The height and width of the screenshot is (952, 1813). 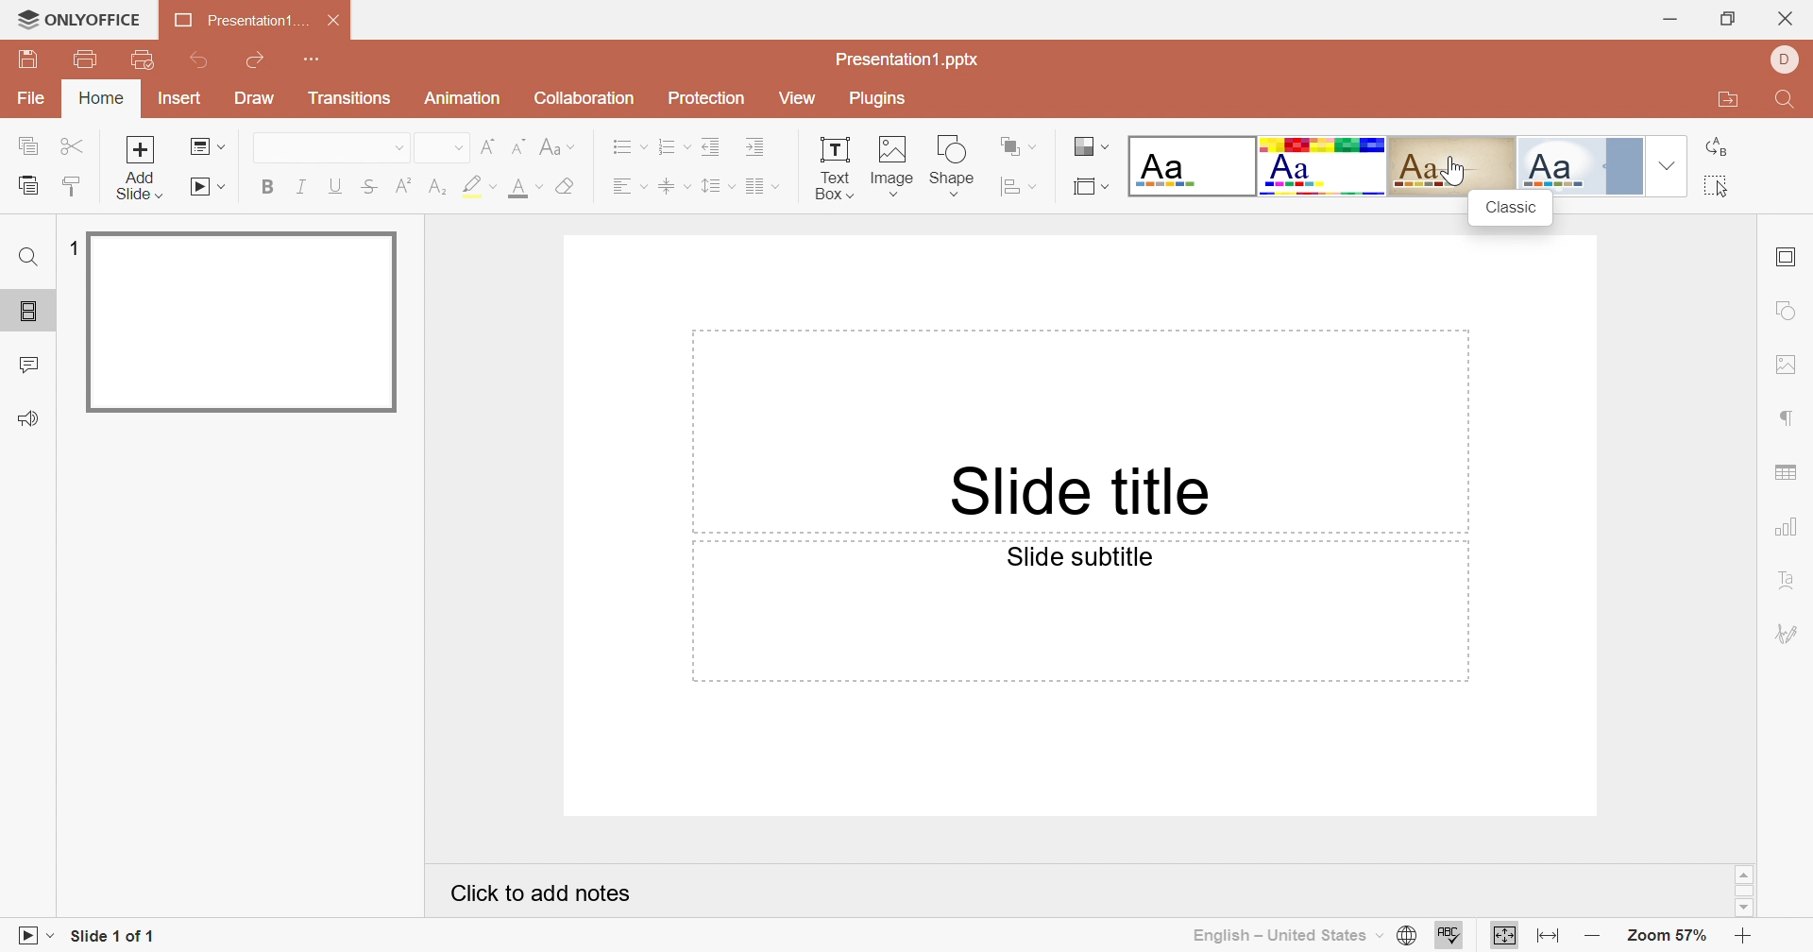 I want to click on Protection, so click(x=706, y=98).